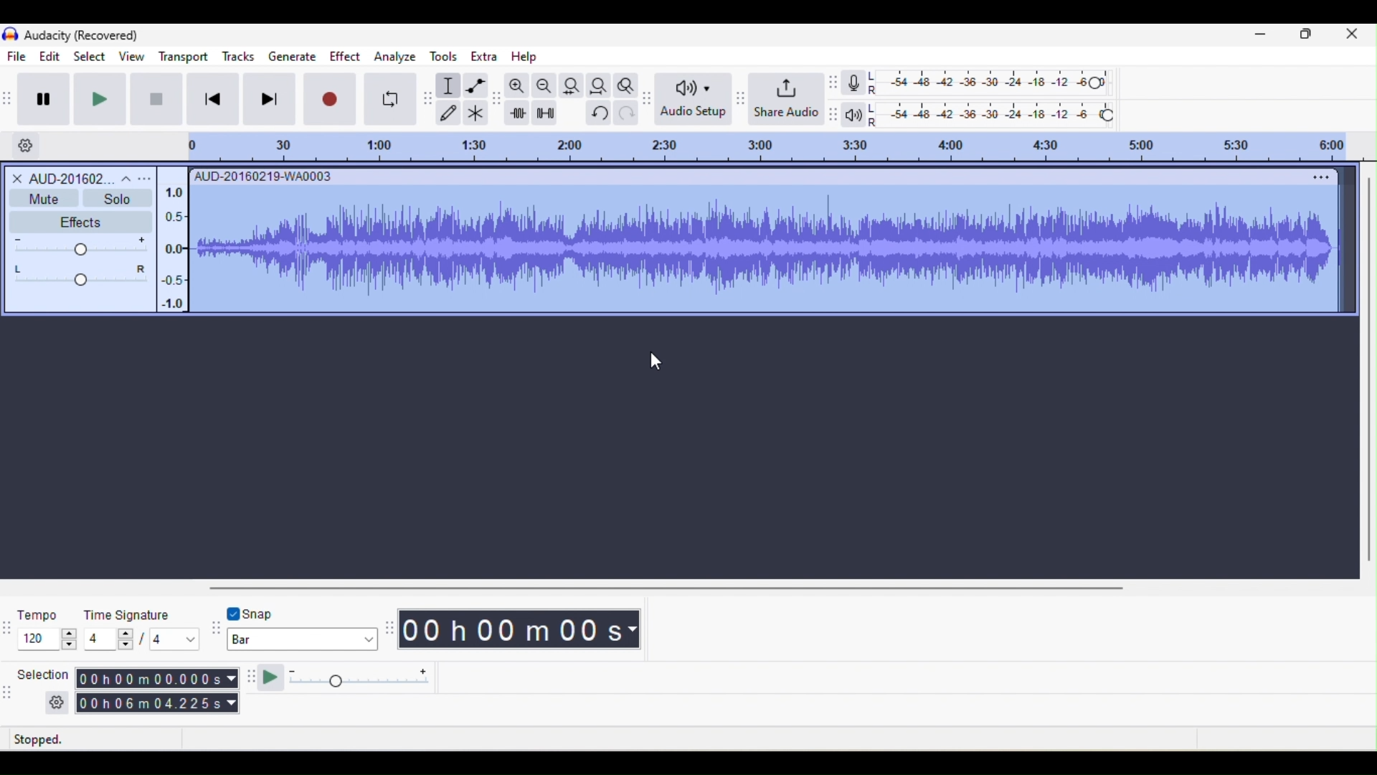 This screenshot has width=1377, height=775. Describe the element at coordinates (450, 111) in the screenshot. I see `draw tool` at that location.